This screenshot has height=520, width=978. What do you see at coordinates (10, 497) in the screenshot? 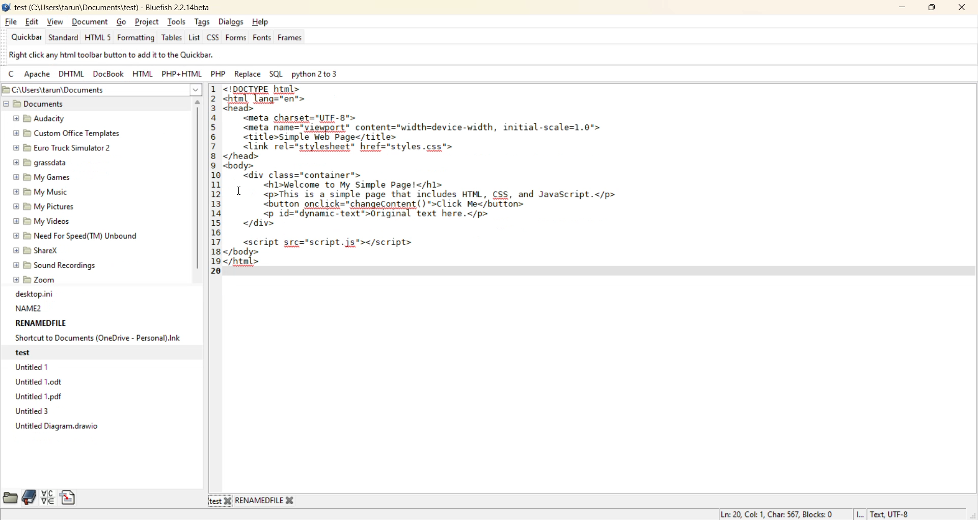
I see `file browser` at bounding box center [10, 497].